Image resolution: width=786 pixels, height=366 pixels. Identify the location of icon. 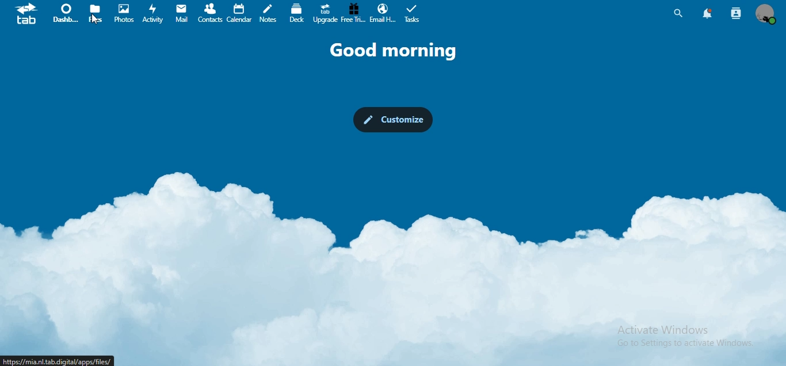
(28, 16).